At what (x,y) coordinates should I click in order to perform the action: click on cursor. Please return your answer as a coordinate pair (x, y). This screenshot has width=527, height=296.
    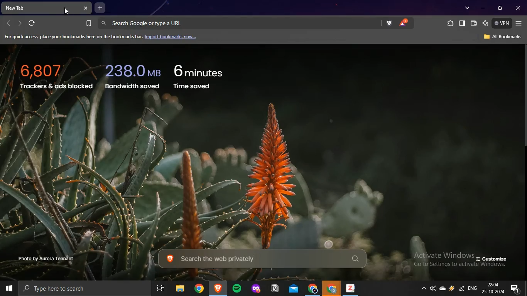
    Looking at the image, I should click on (66, 13).